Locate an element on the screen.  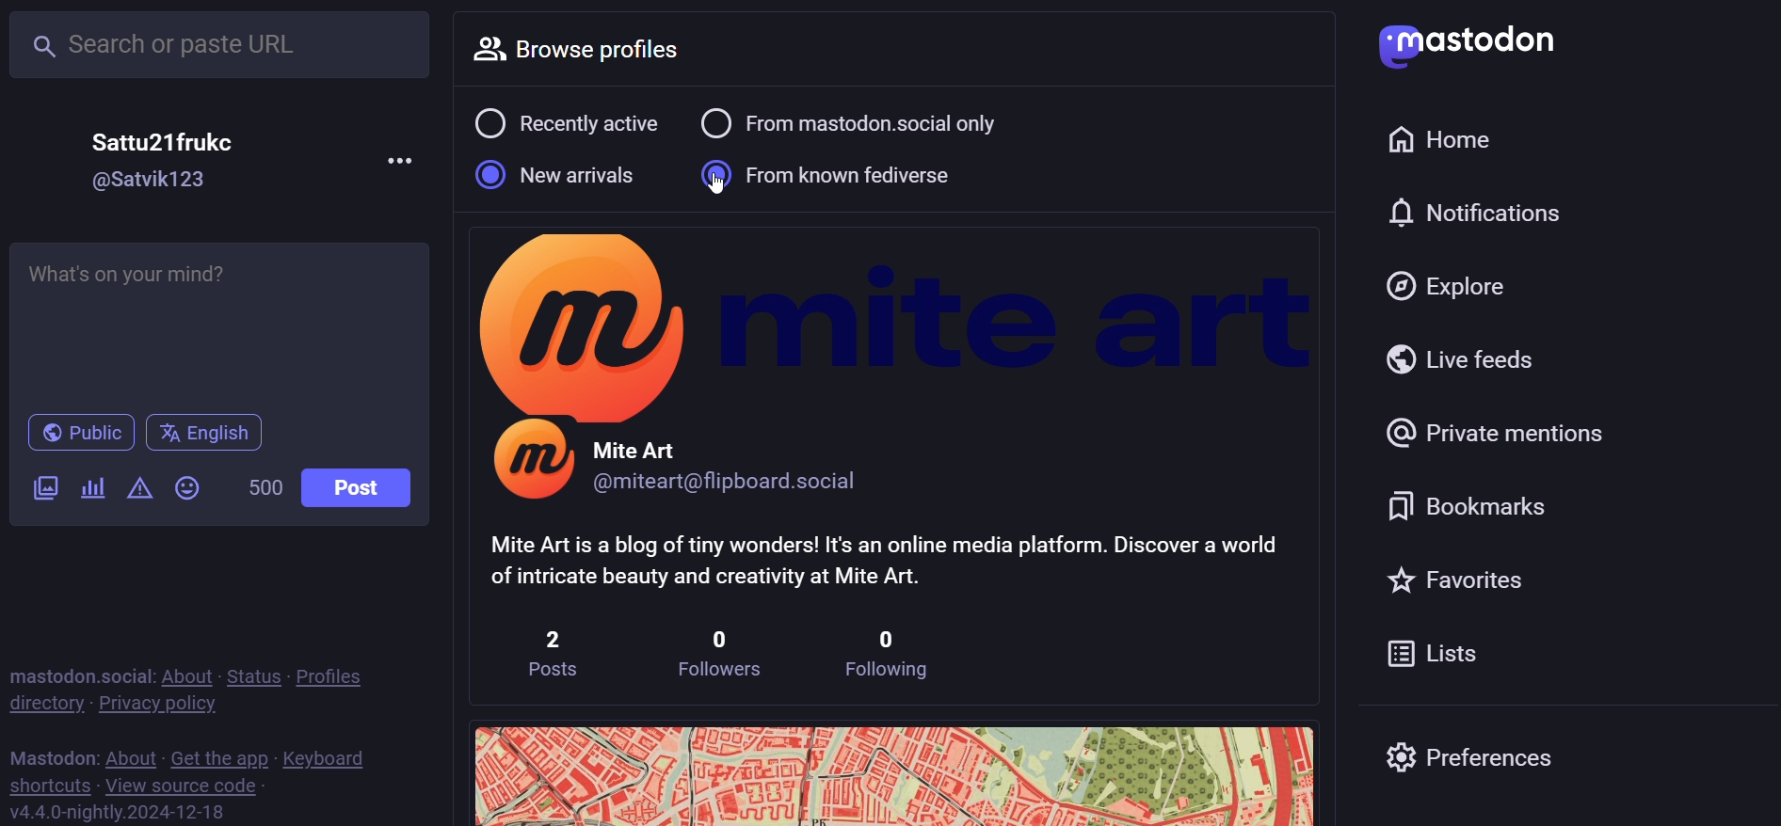
0 followers is located at coordinates (716, 654).